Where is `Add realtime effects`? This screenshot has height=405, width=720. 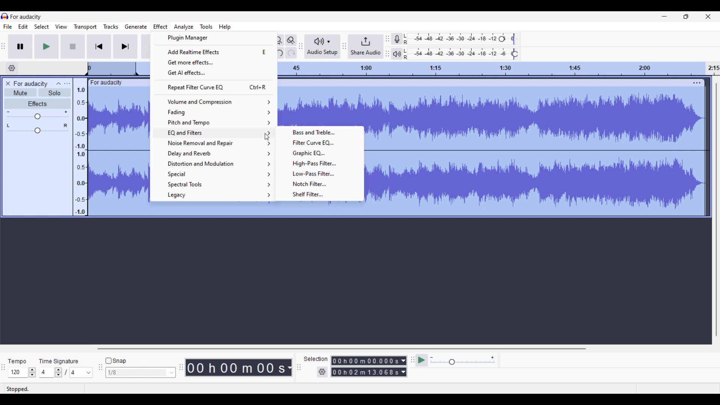
Add realtime effects is located at coordinates (213, 52).